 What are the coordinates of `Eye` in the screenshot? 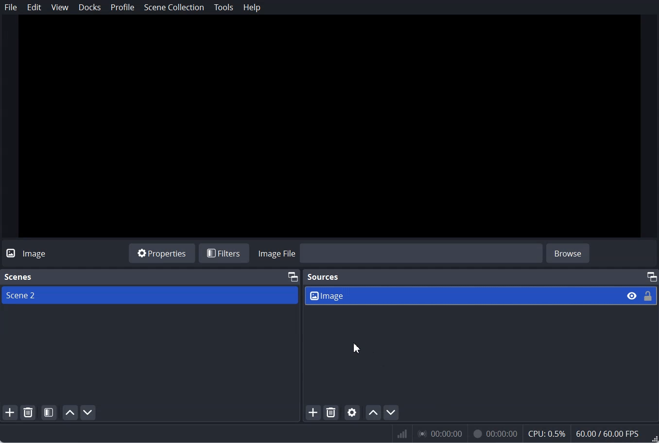 It's located at (632, 295).